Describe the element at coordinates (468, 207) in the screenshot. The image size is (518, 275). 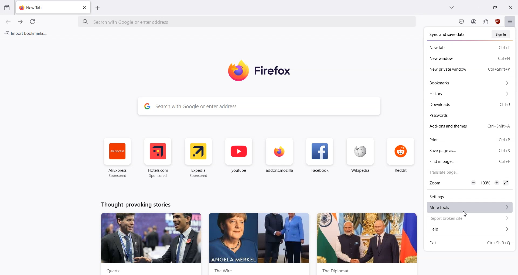
I see `More tools` at that location.